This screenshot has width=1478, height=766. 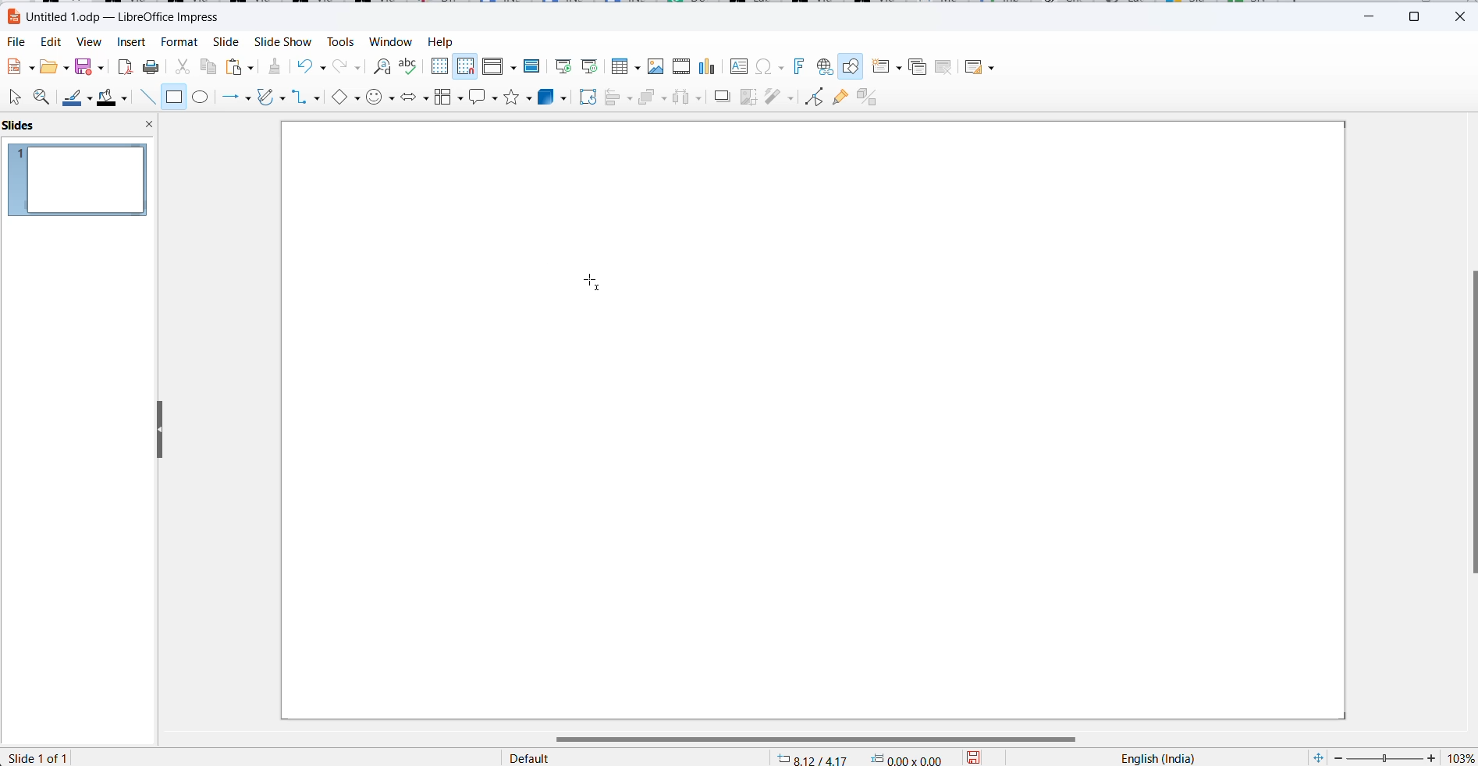 What do you see at coordinates (658, 66) in the screenshot?
I see `Insert image` at bounding box center [658, 66].